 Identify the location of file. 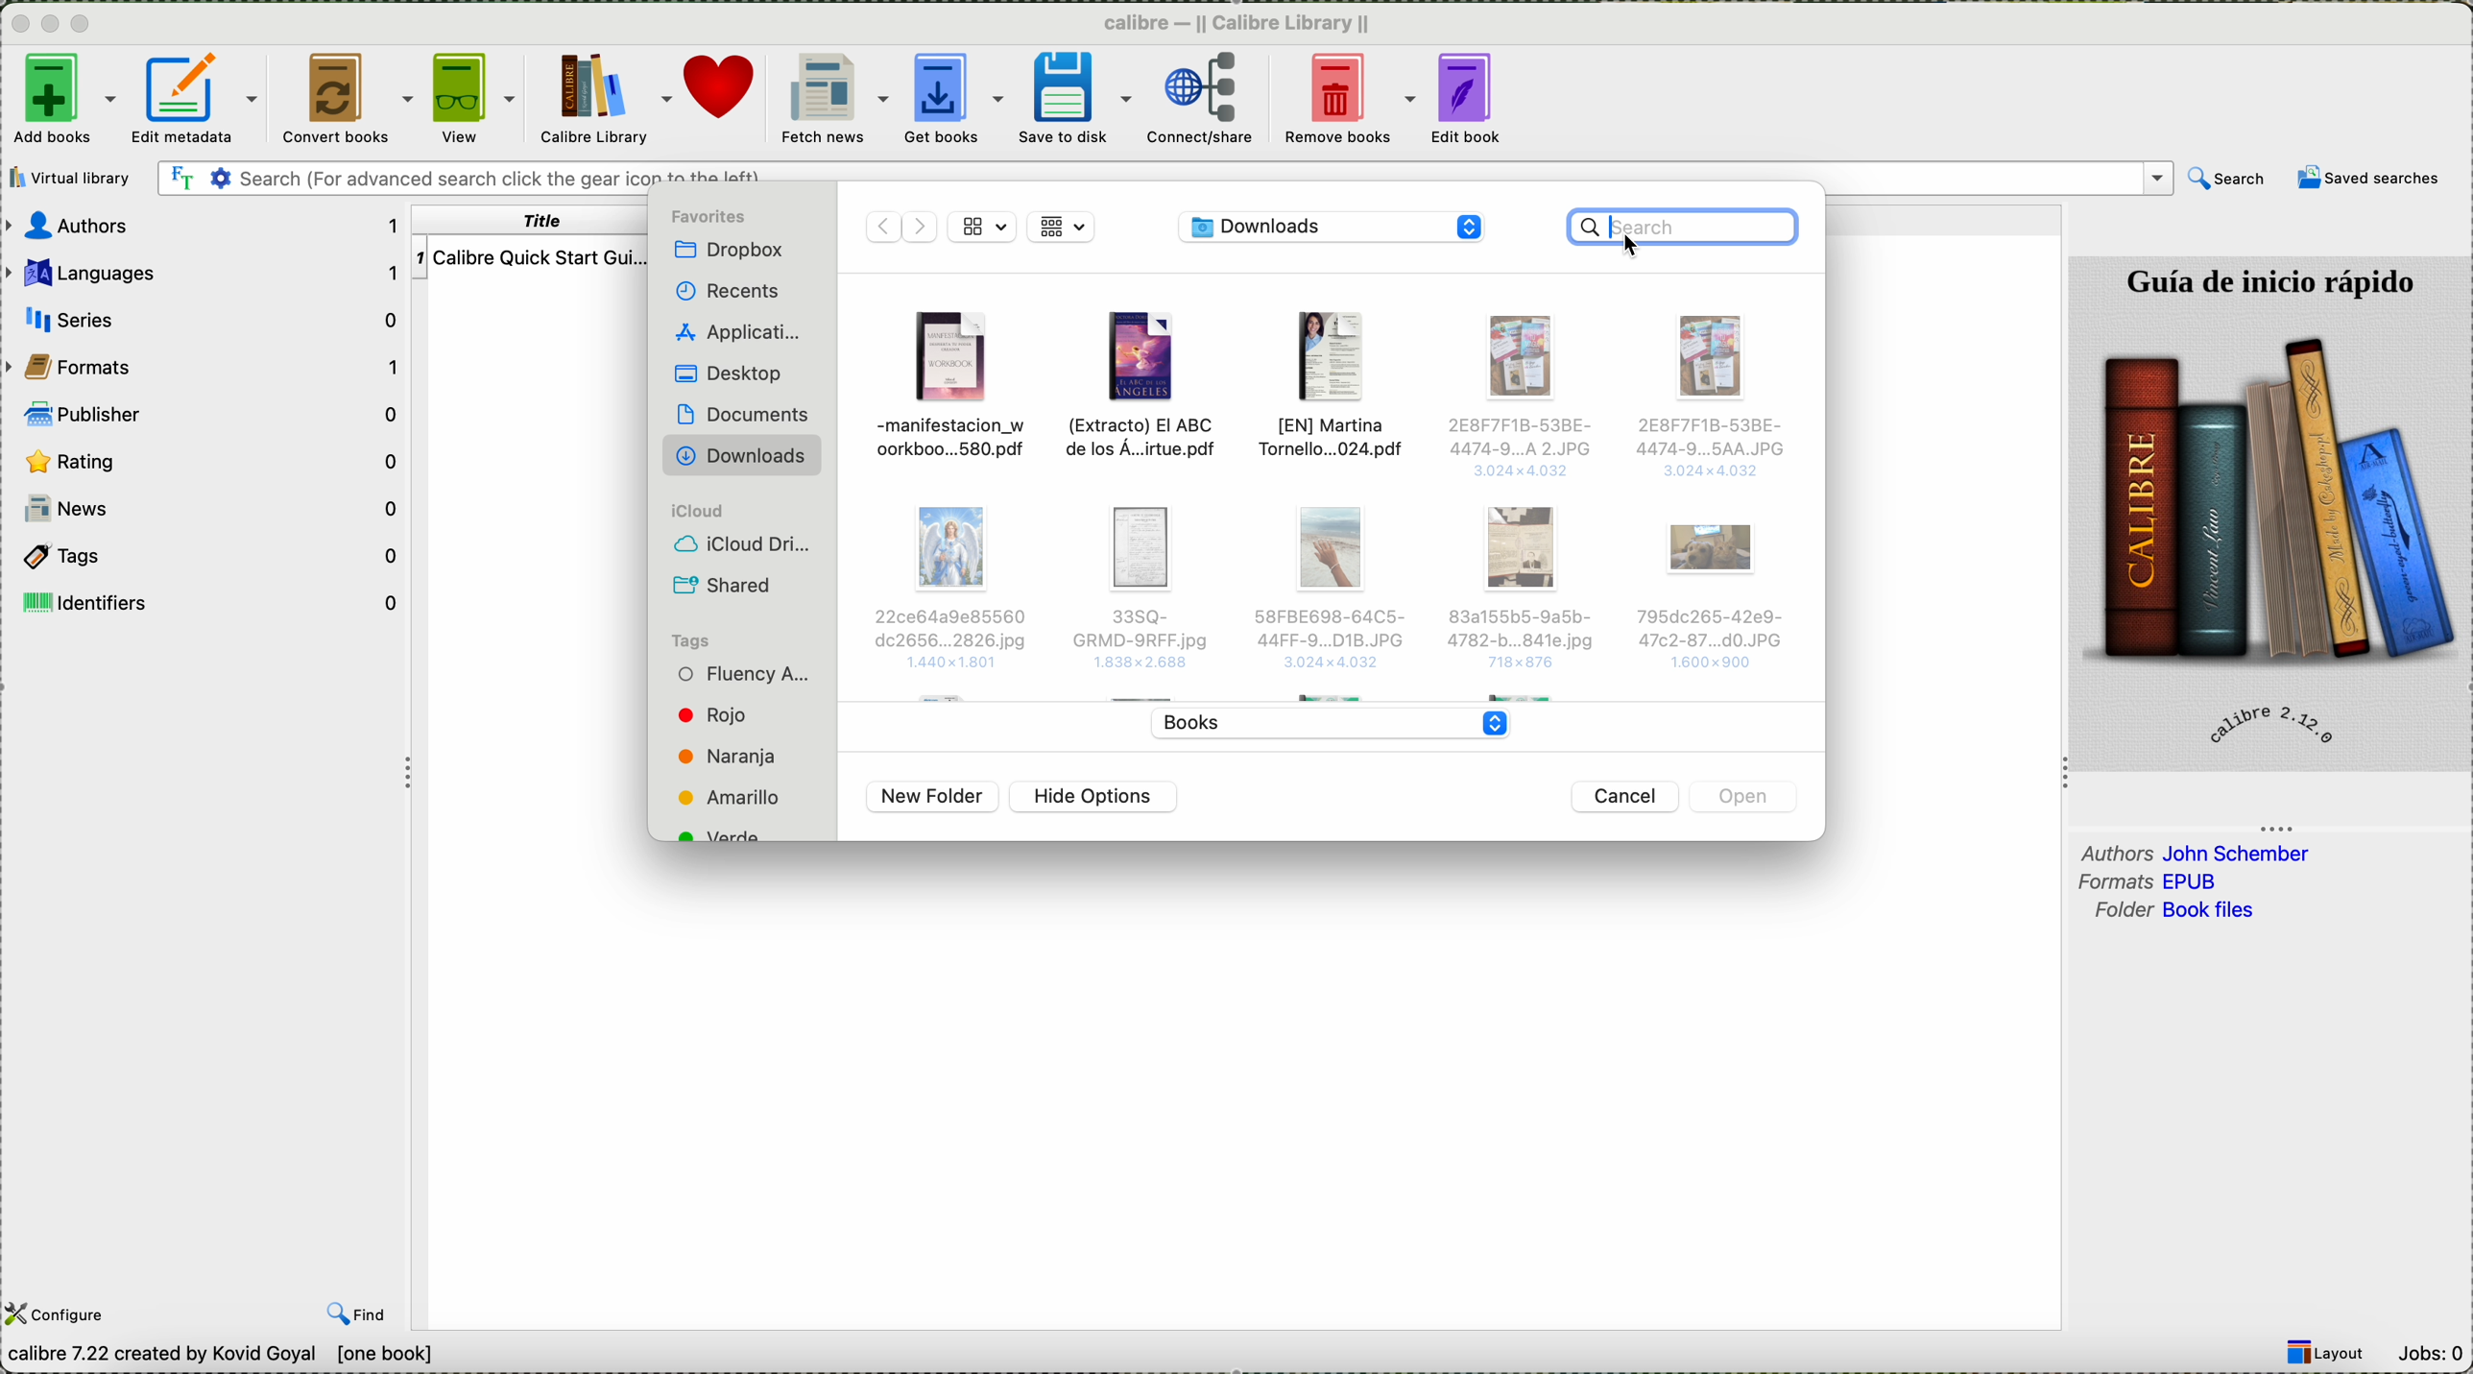
(956, 381).